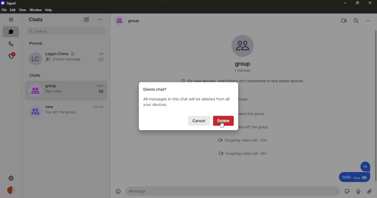 The width and height of the screenshot is (377, 198). I want to click on search, so click(357, 21).